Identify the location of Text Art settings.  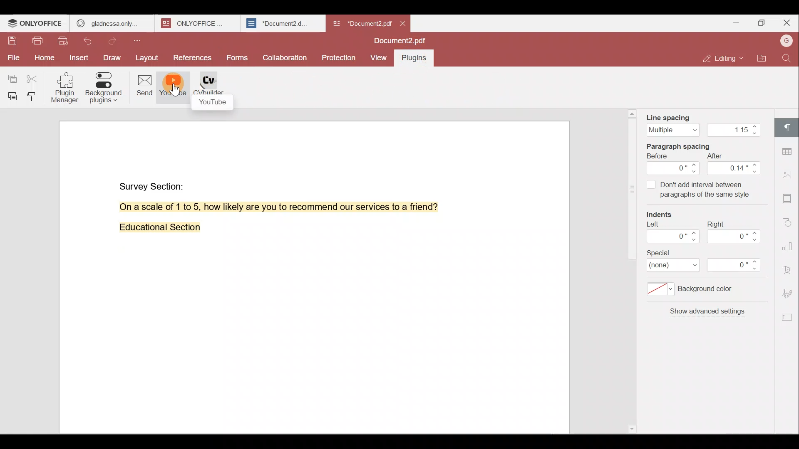
(789, 268).